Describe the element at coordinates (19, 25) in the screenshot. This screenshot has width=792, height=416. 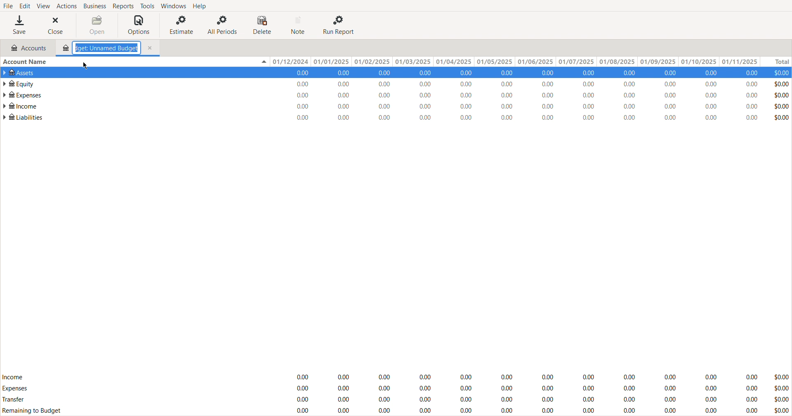
I see `Save` at that location.